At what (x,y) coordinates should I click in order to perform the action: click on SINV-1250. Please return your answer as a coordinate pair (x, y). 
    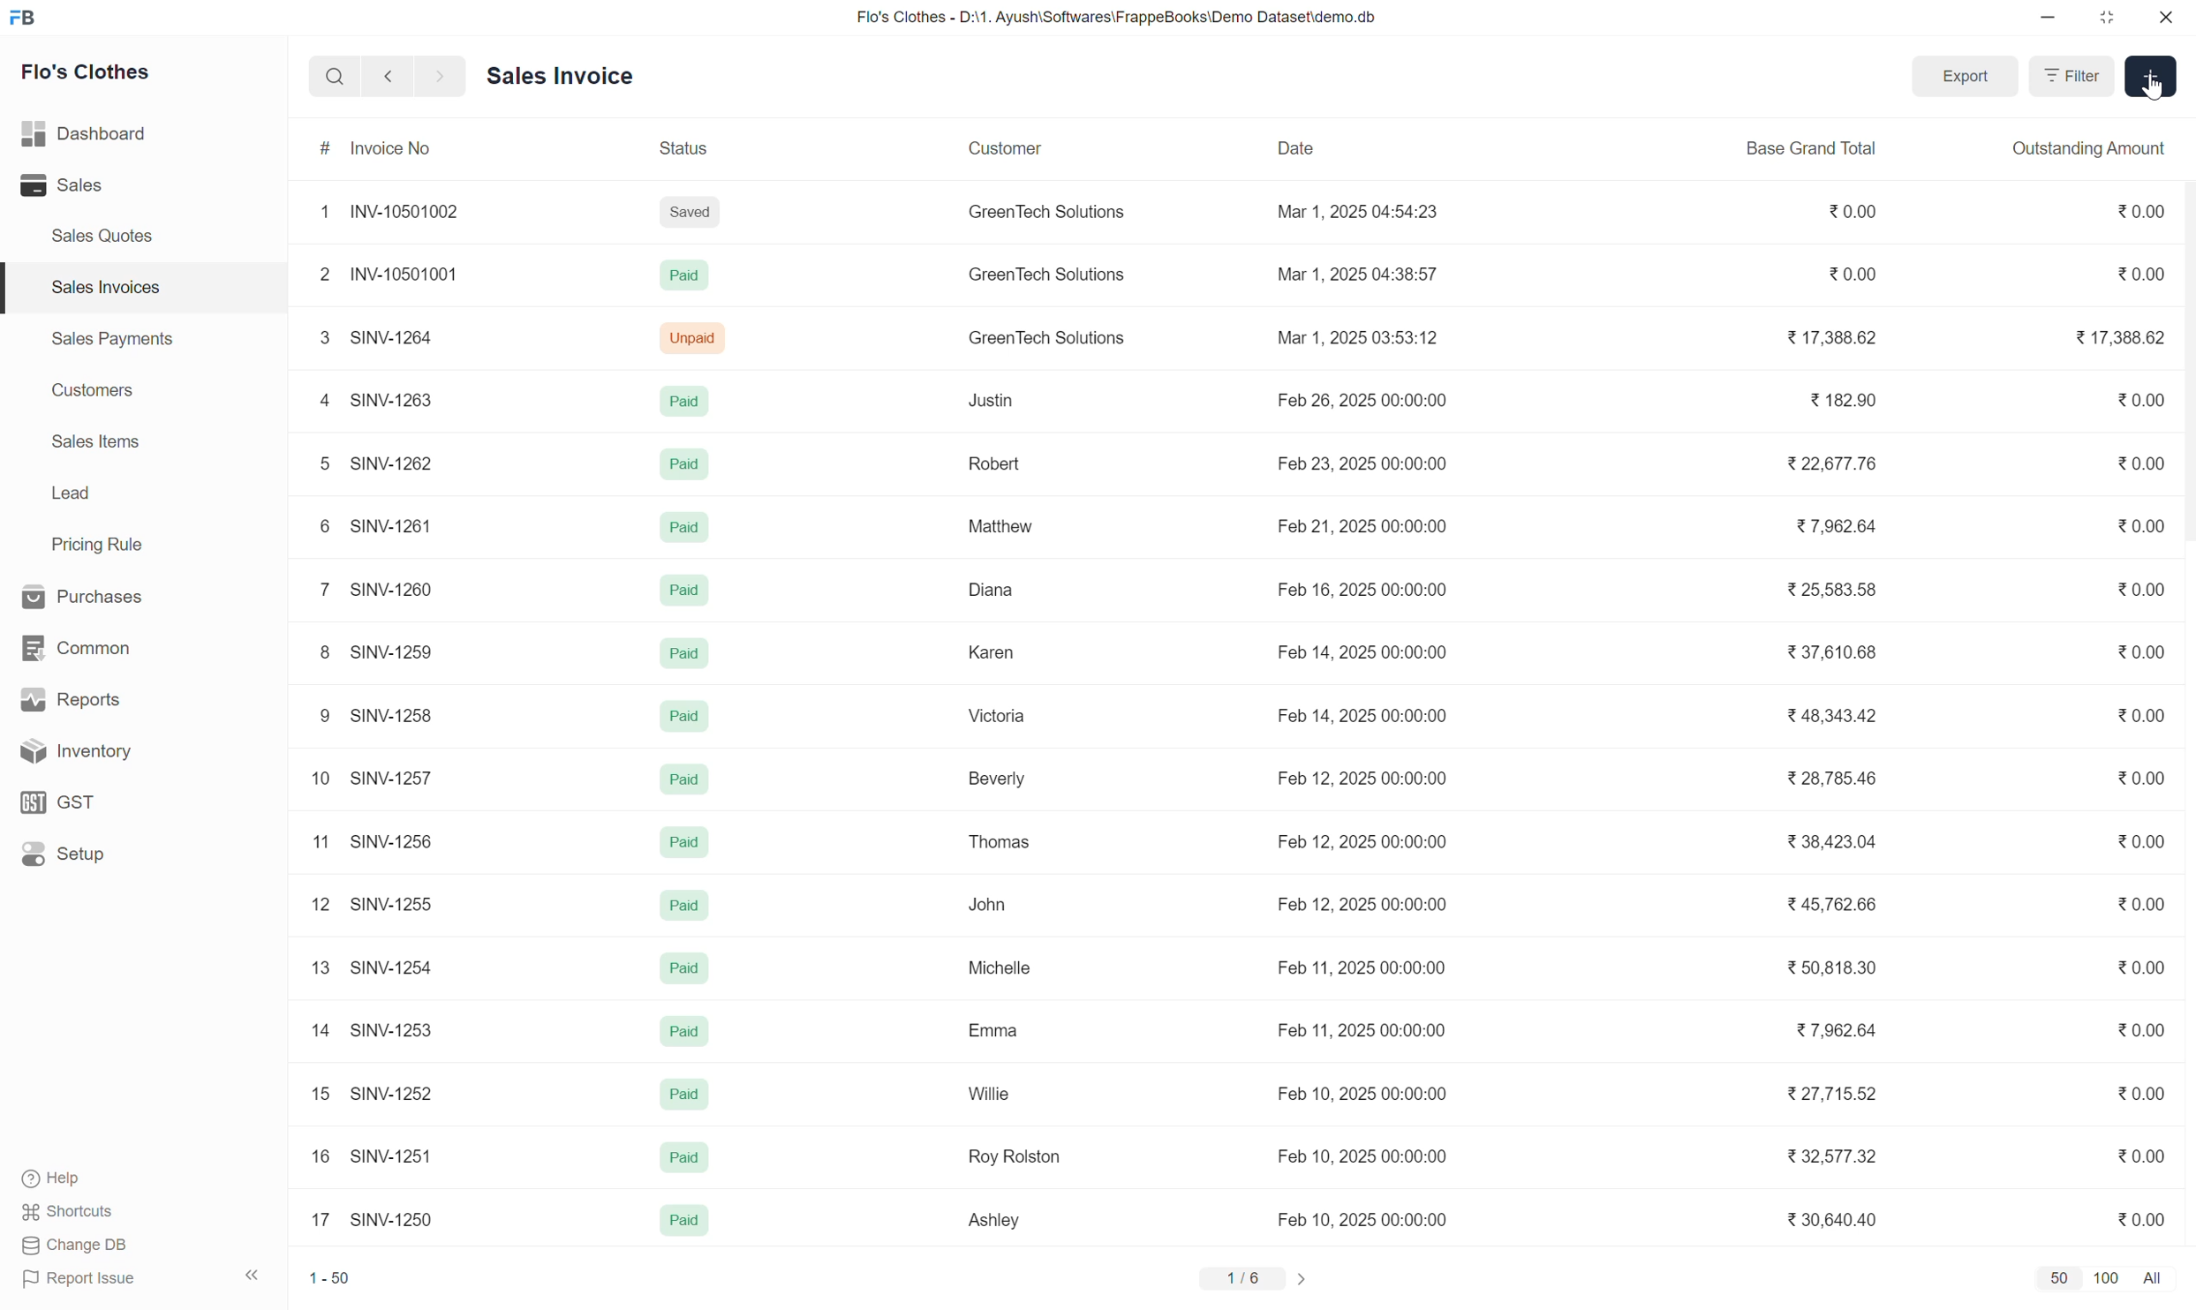
    Looking at the image, I should click on (393, 1223).